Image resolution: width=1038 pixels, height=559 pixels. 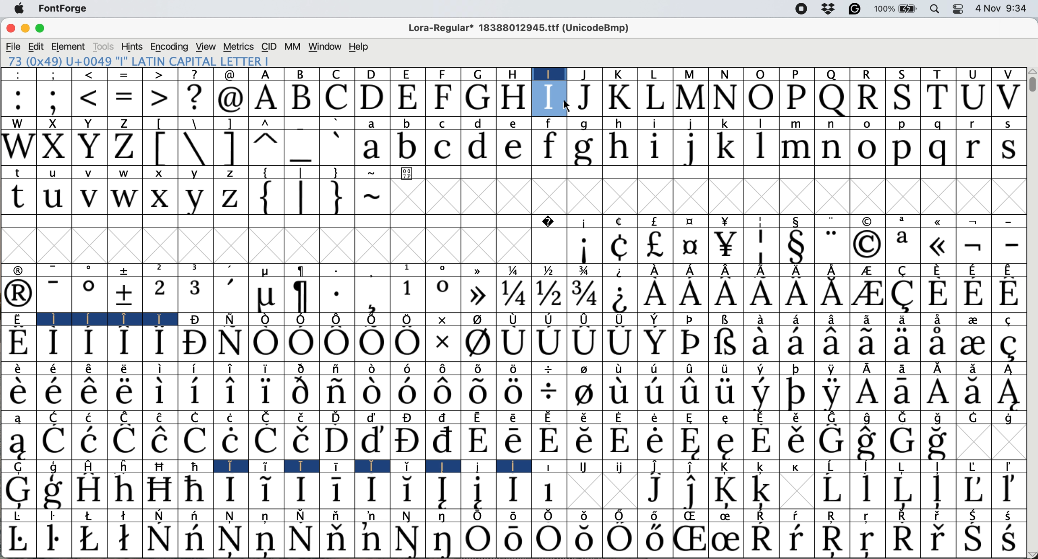 What do you see at coordinates (974, 245) in the screenshot?
I see `Symbol` at bounding box center [974, 245].